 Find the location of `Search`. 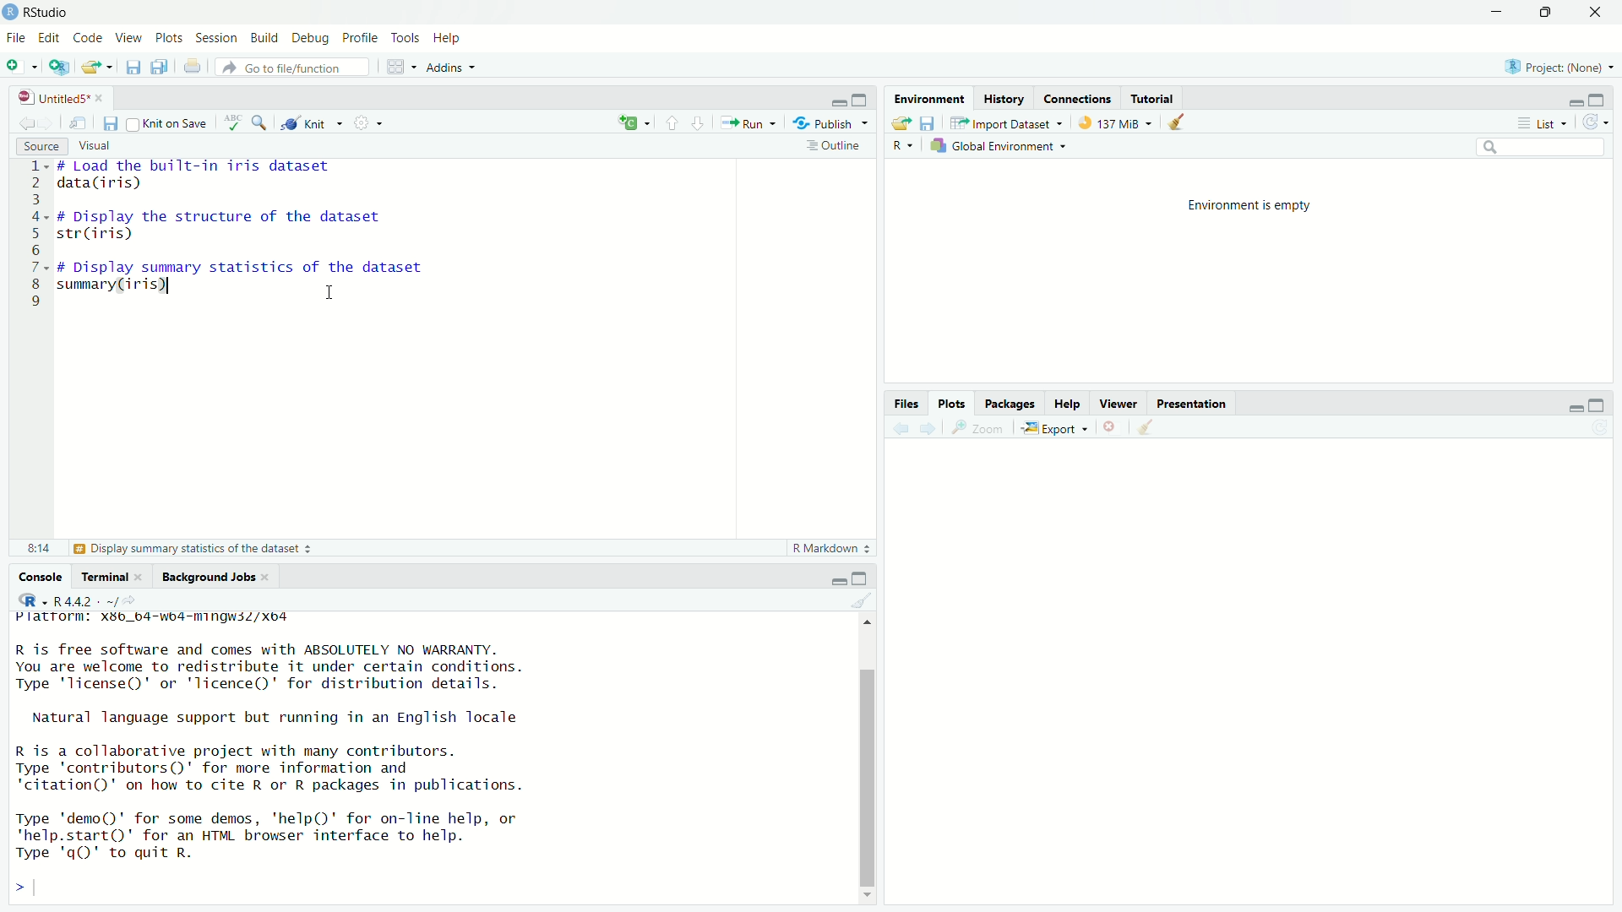

Search is located at coordinates (1542, 146).